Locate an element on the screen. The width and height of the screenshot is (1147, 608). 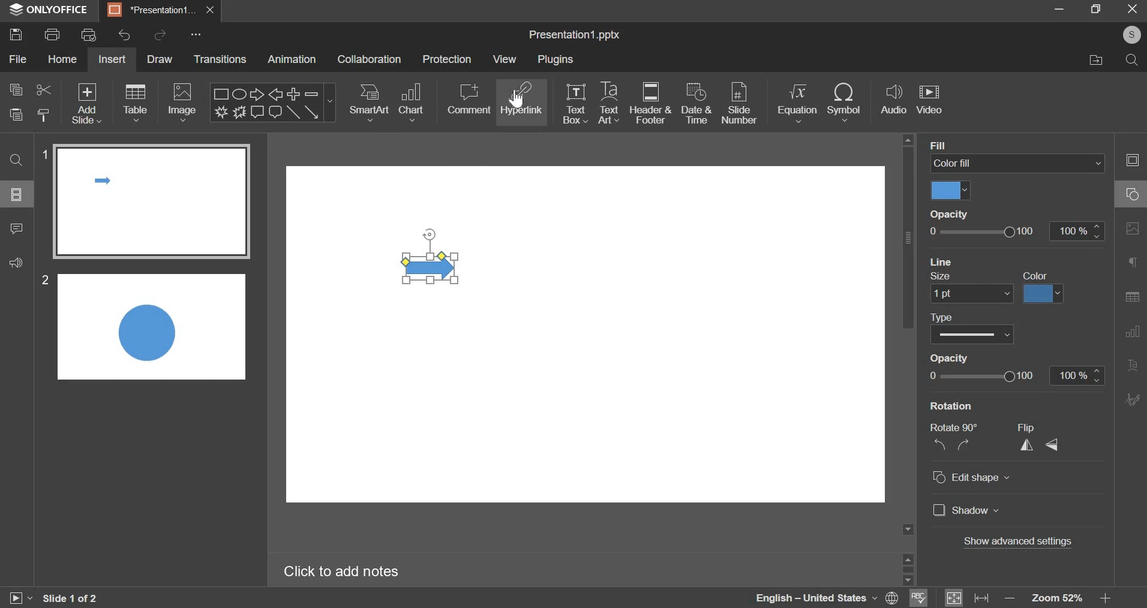
fit to slide is located at coordinates (955, 598).